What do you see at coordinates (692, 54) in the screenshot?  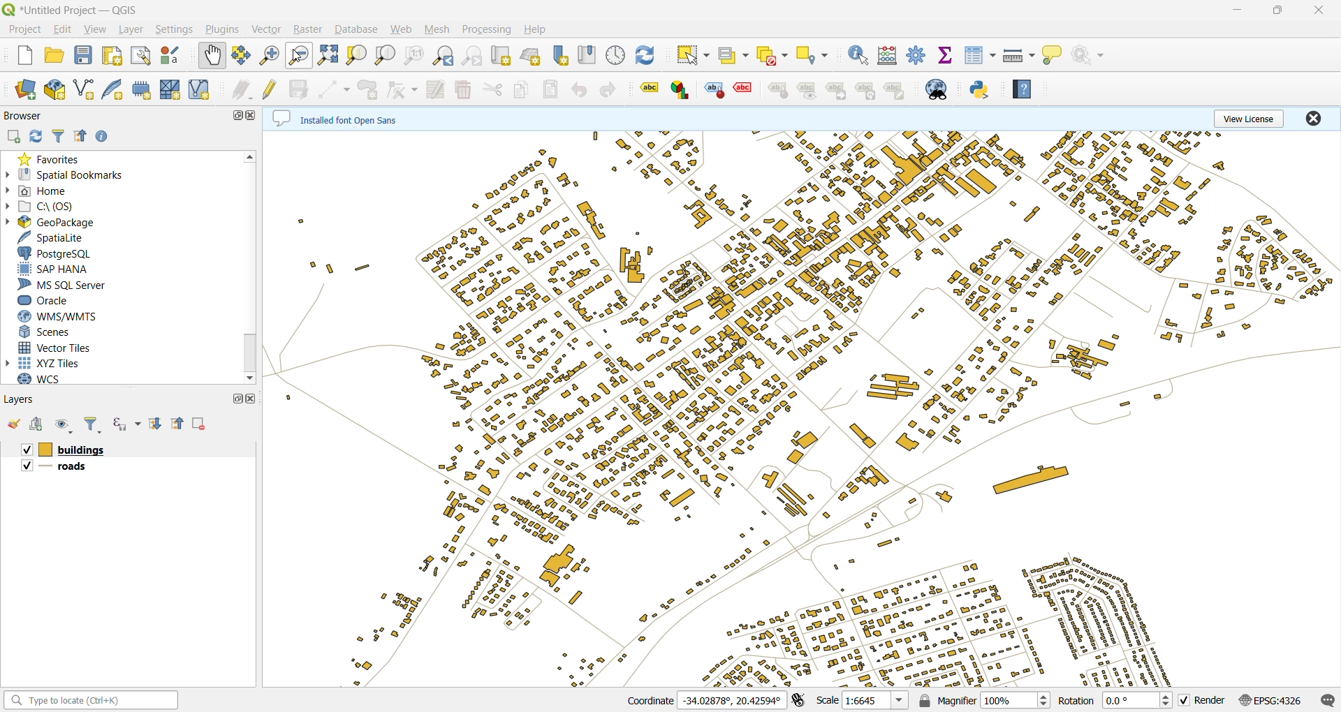 I see `select` at bounding box center [692, 54].